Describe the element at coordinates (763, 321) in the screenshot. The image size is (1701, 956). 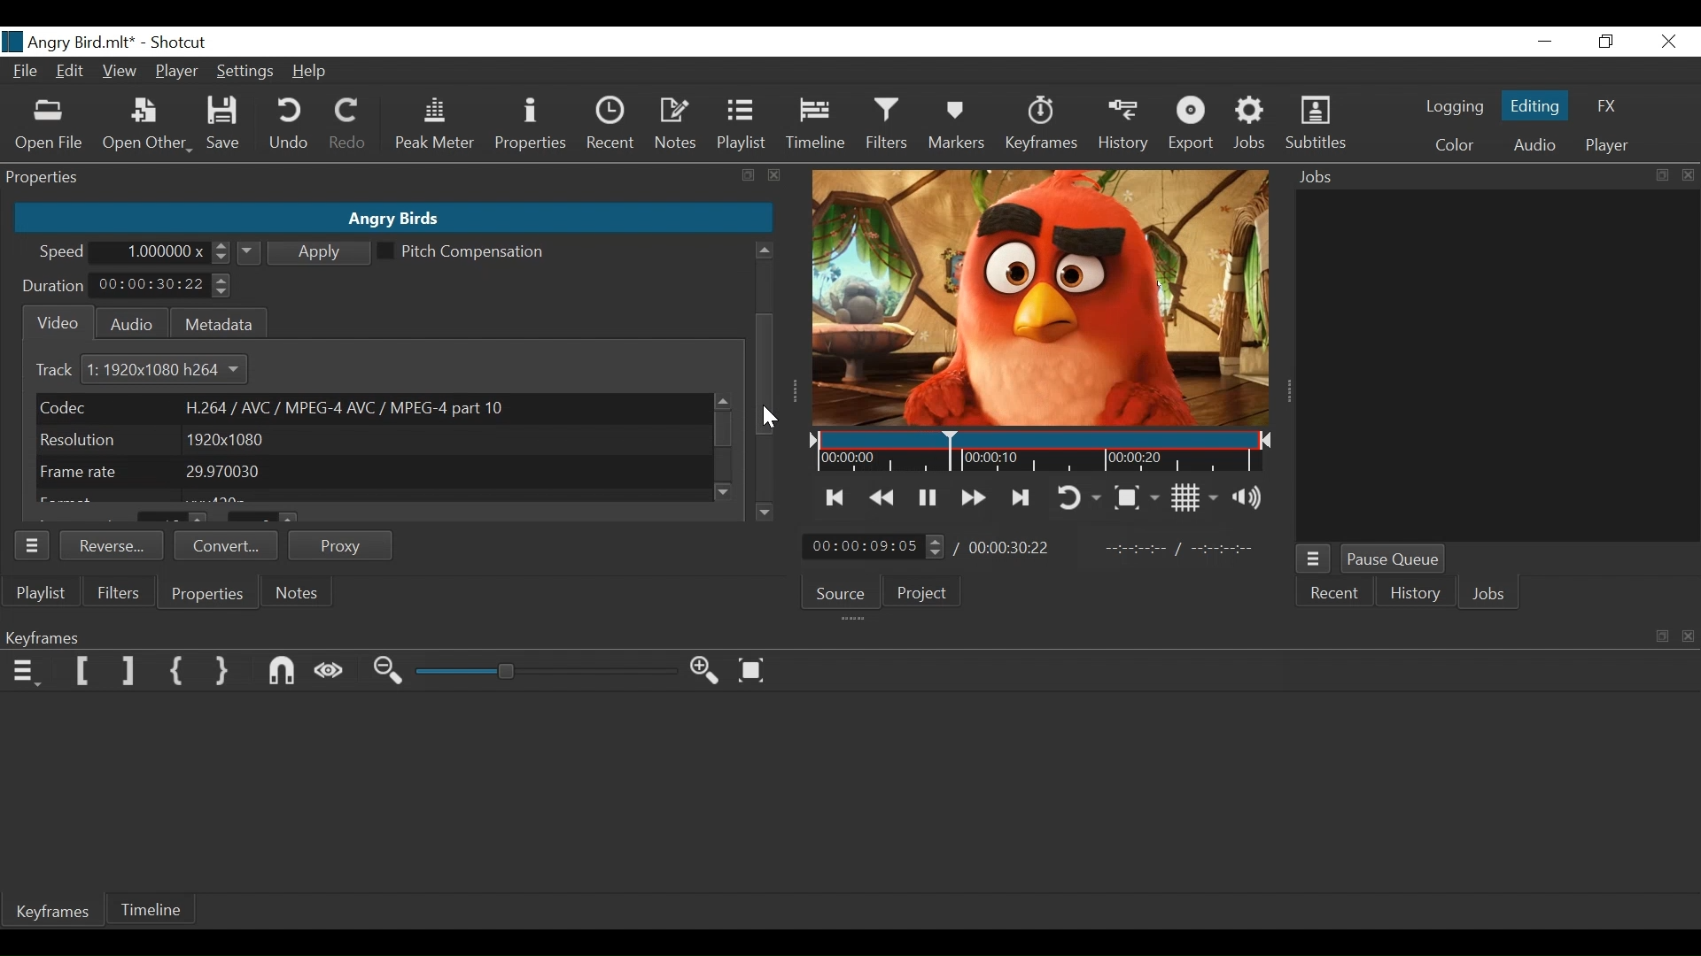
I see `Vertical Scroll bar` at that location.